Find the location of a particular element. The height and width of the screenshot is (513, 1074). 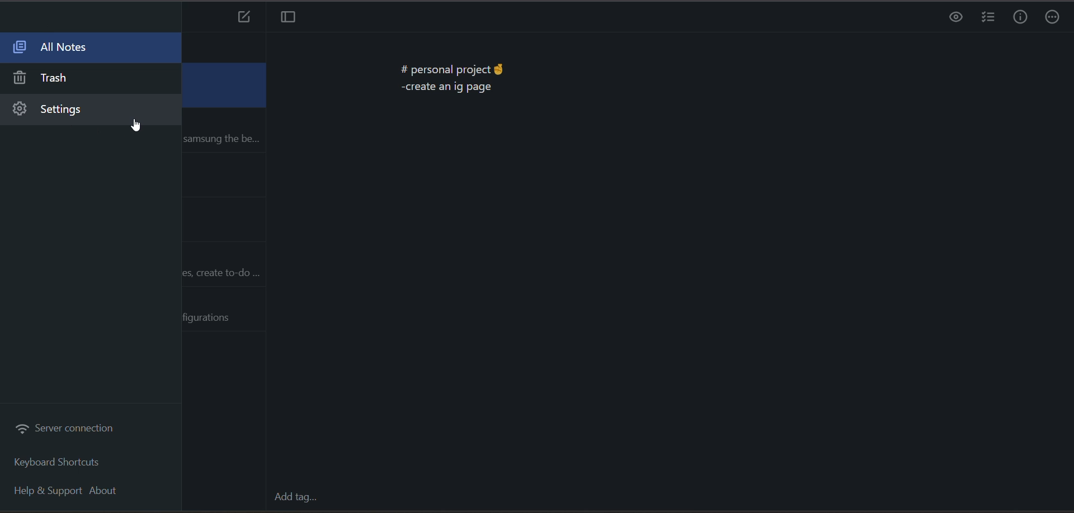

new note is located at coordinates (242, 17).